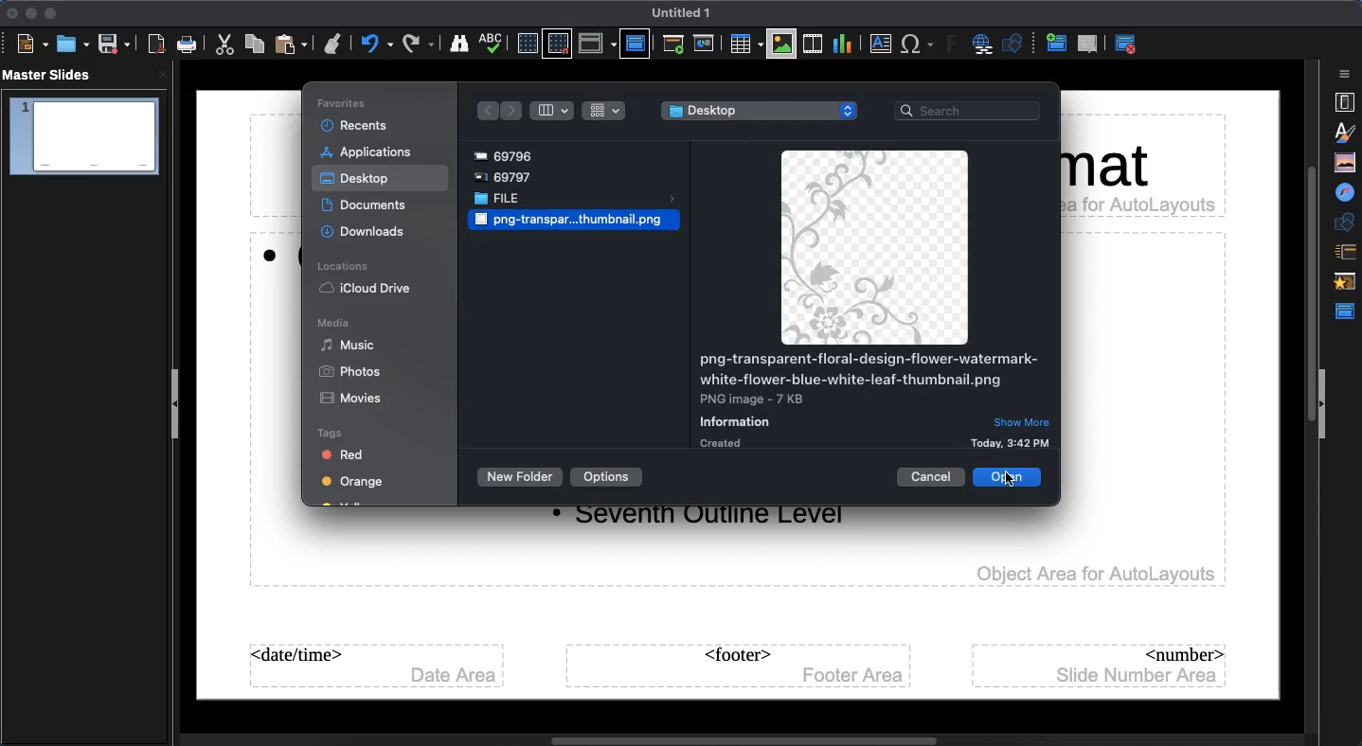 The image size is (1362, 746). Describe the element at coordinates (351, 485) in the screenshot. I see `orange` at that location.